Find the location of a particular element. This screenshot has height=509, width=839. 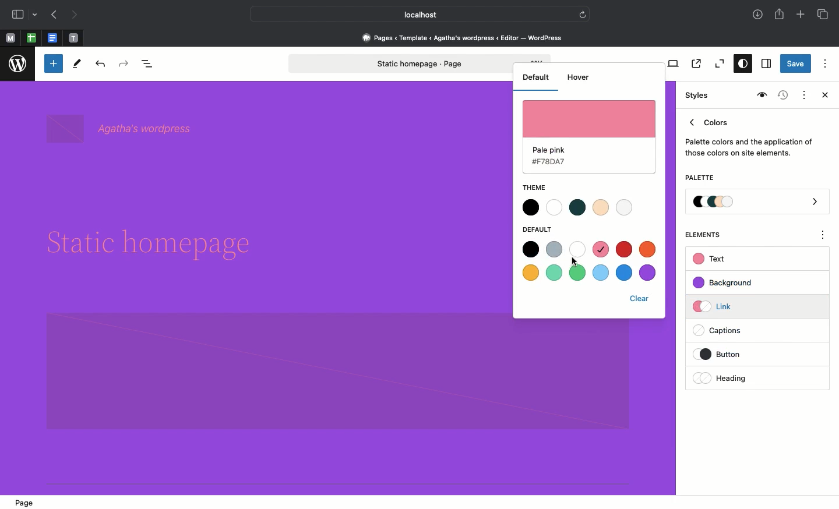

Redo is located at coordinates (125, 64).